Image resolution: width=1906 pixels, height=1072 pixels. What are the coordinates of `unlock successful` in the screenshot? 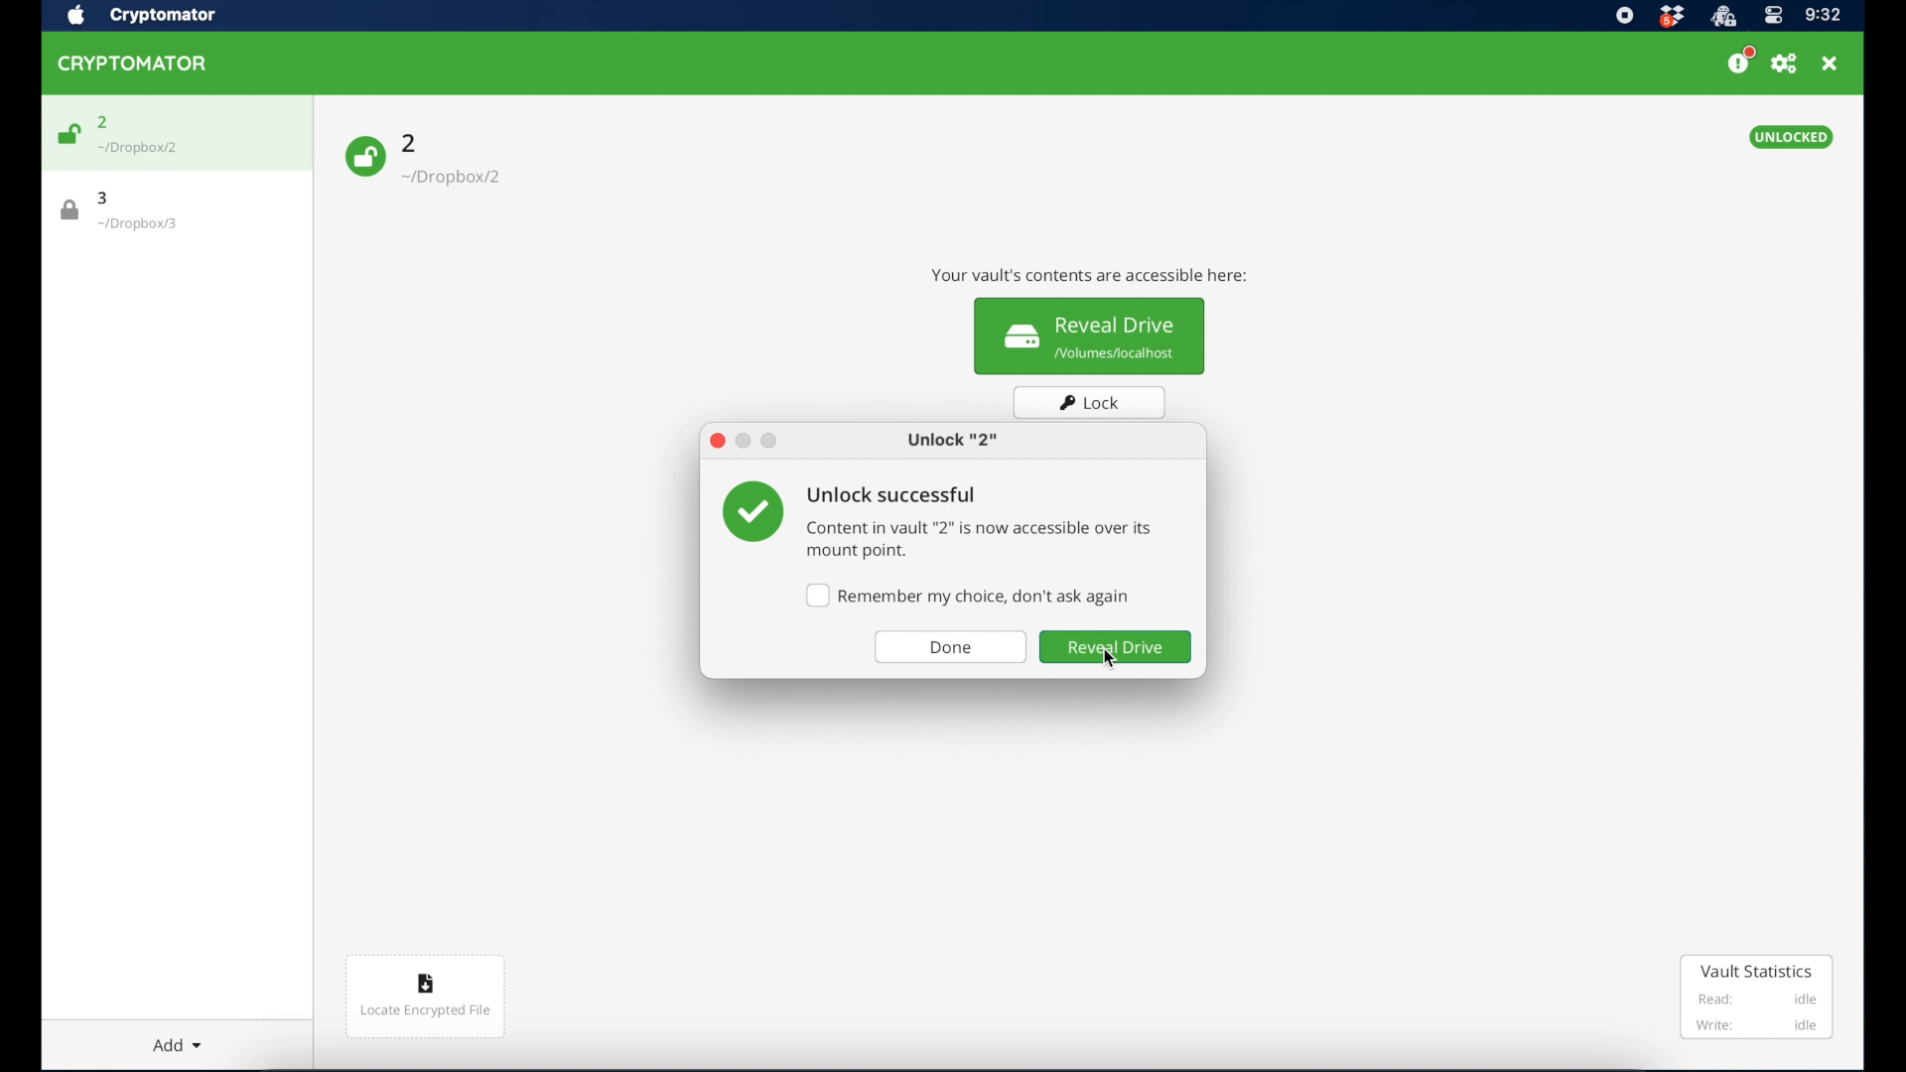 It's located at (890, 495).